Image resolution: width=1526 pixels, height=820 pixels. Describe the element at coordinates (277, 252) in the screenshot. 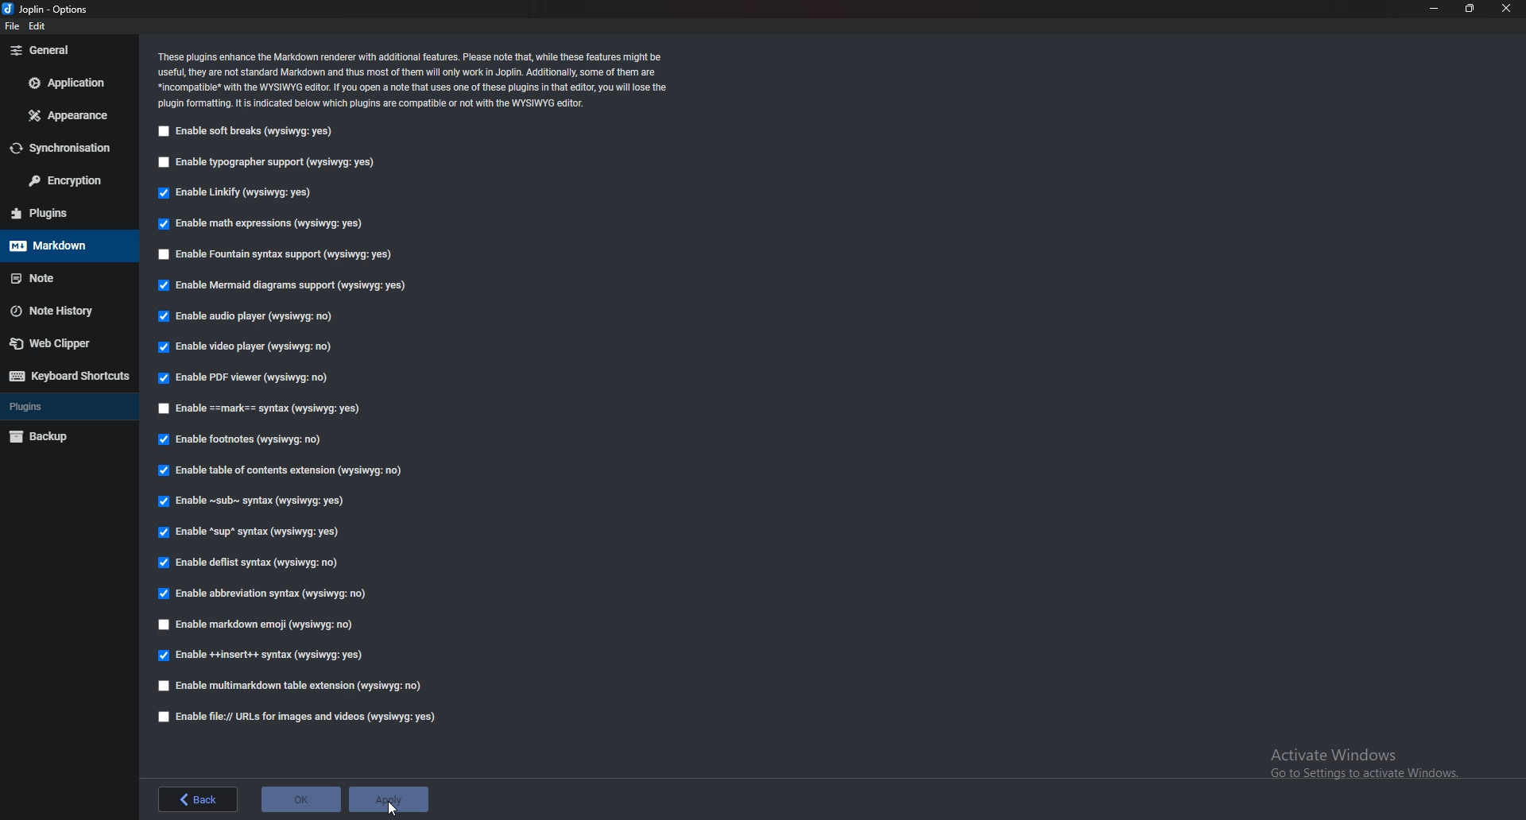

I see `Enable fountain syntax support` at that location.